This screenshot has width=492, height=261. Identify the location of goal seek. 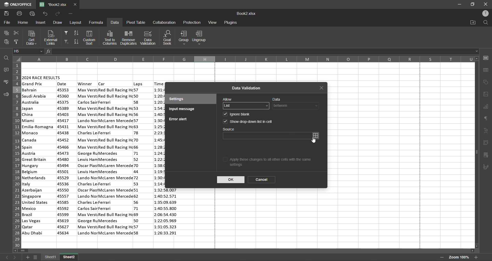
(169, 38).